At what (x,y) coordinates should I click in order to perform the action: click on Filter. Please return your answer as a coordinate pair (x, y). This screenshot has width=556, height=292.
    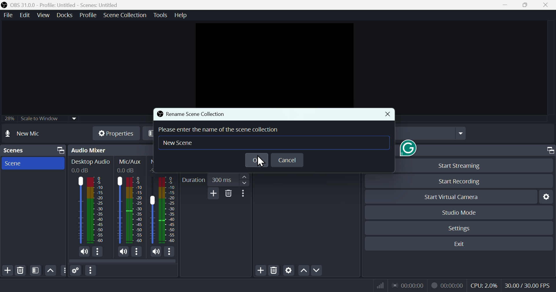
    Looking at the image, I should click on (36, 271).